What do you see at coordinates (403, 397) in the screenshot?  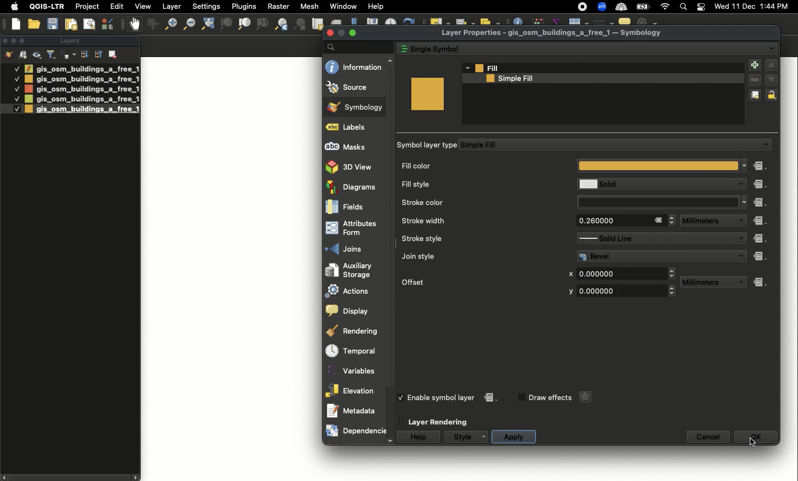 I see `checked` at bounding box center [403, 397].